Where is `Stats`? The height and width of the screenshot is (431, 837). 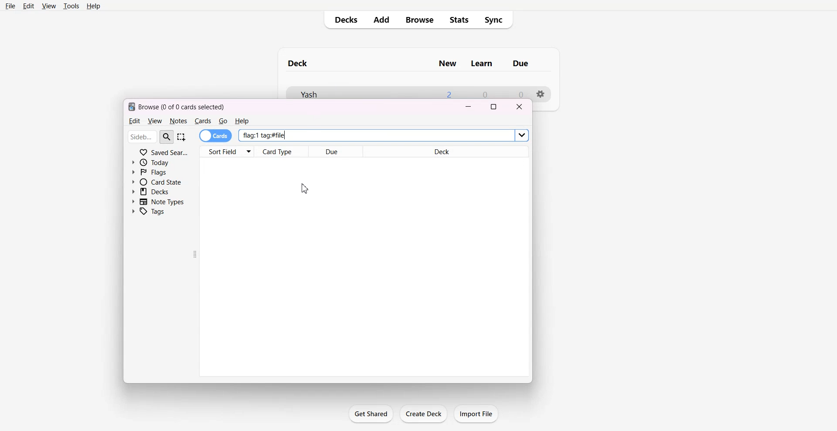
Stats is located at coordinates (459, 20).